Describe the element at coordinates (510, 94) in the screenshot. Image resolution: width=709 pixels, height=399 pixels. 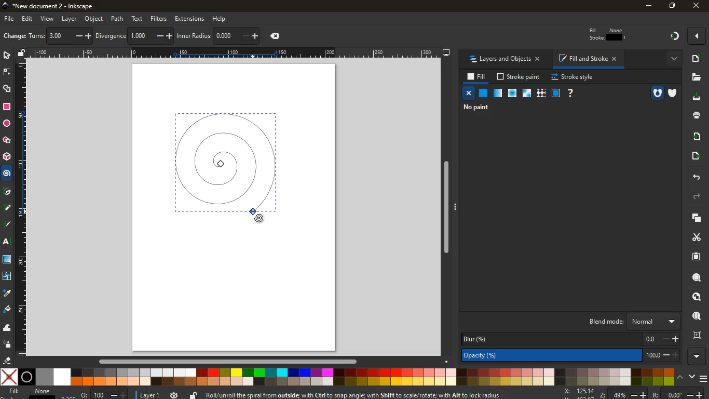
I see `ice` at that location.